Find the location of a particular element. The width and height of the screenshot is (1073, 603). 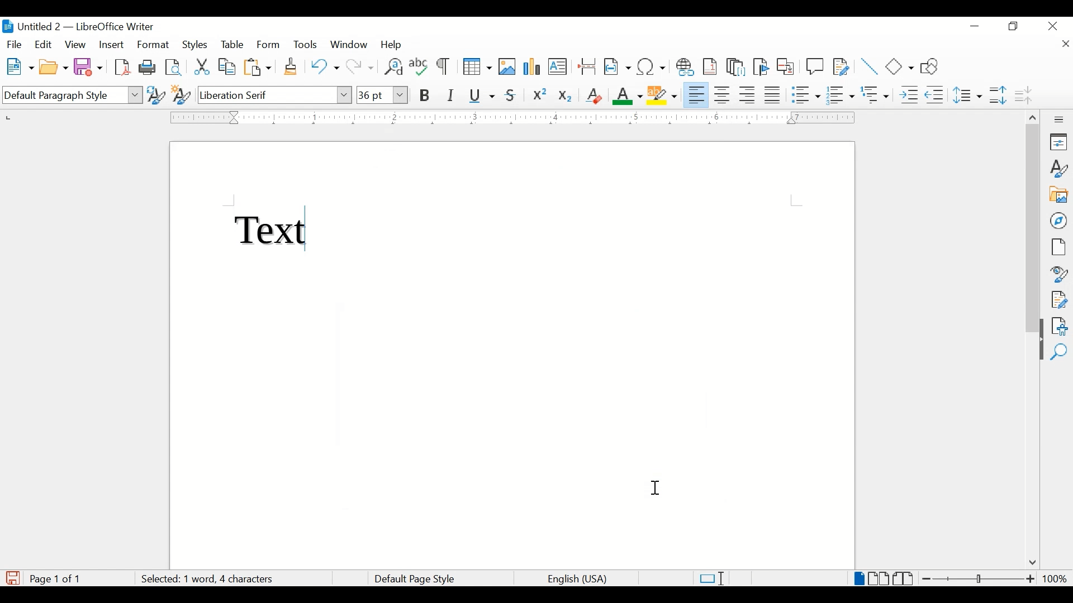

shadow effect applied to text is located at coordinates (273, 232).